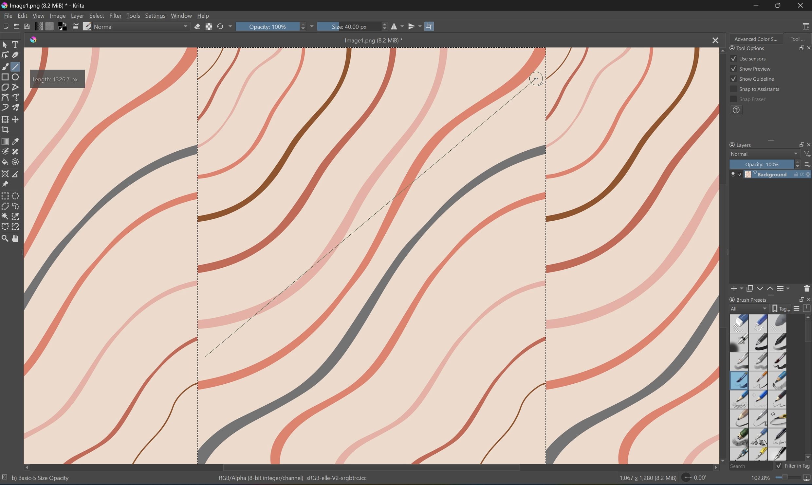 The width and height of the screenshot is (812, 485). Describe the element at coordinates (724, 460) in the screenshot. I see `Scroll Bottom` at that location.